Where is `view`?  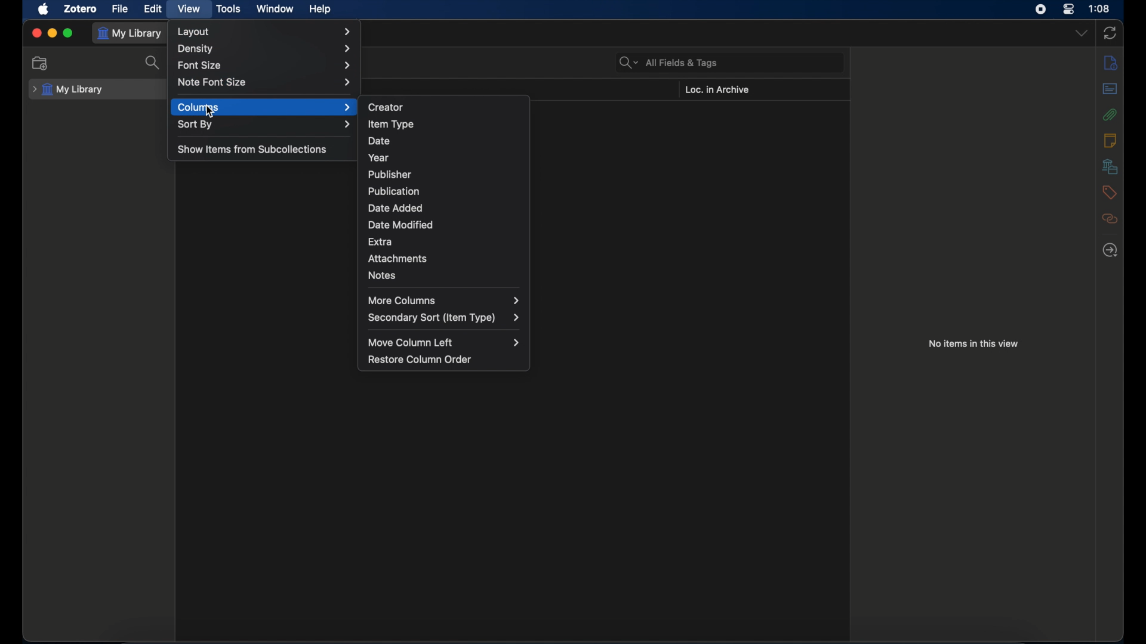
view is located at coordinates (190, 10).